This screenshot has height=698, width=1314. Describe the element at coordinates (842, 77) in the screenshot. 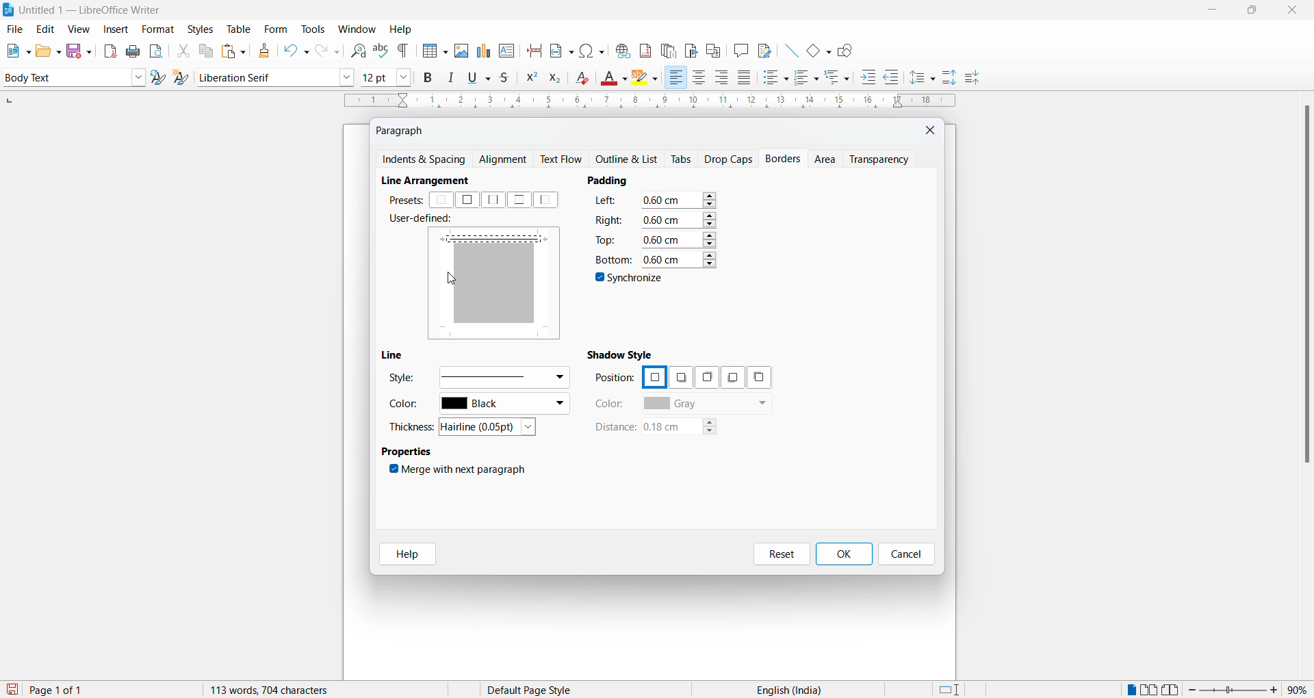

I see `select outline format` at that location.